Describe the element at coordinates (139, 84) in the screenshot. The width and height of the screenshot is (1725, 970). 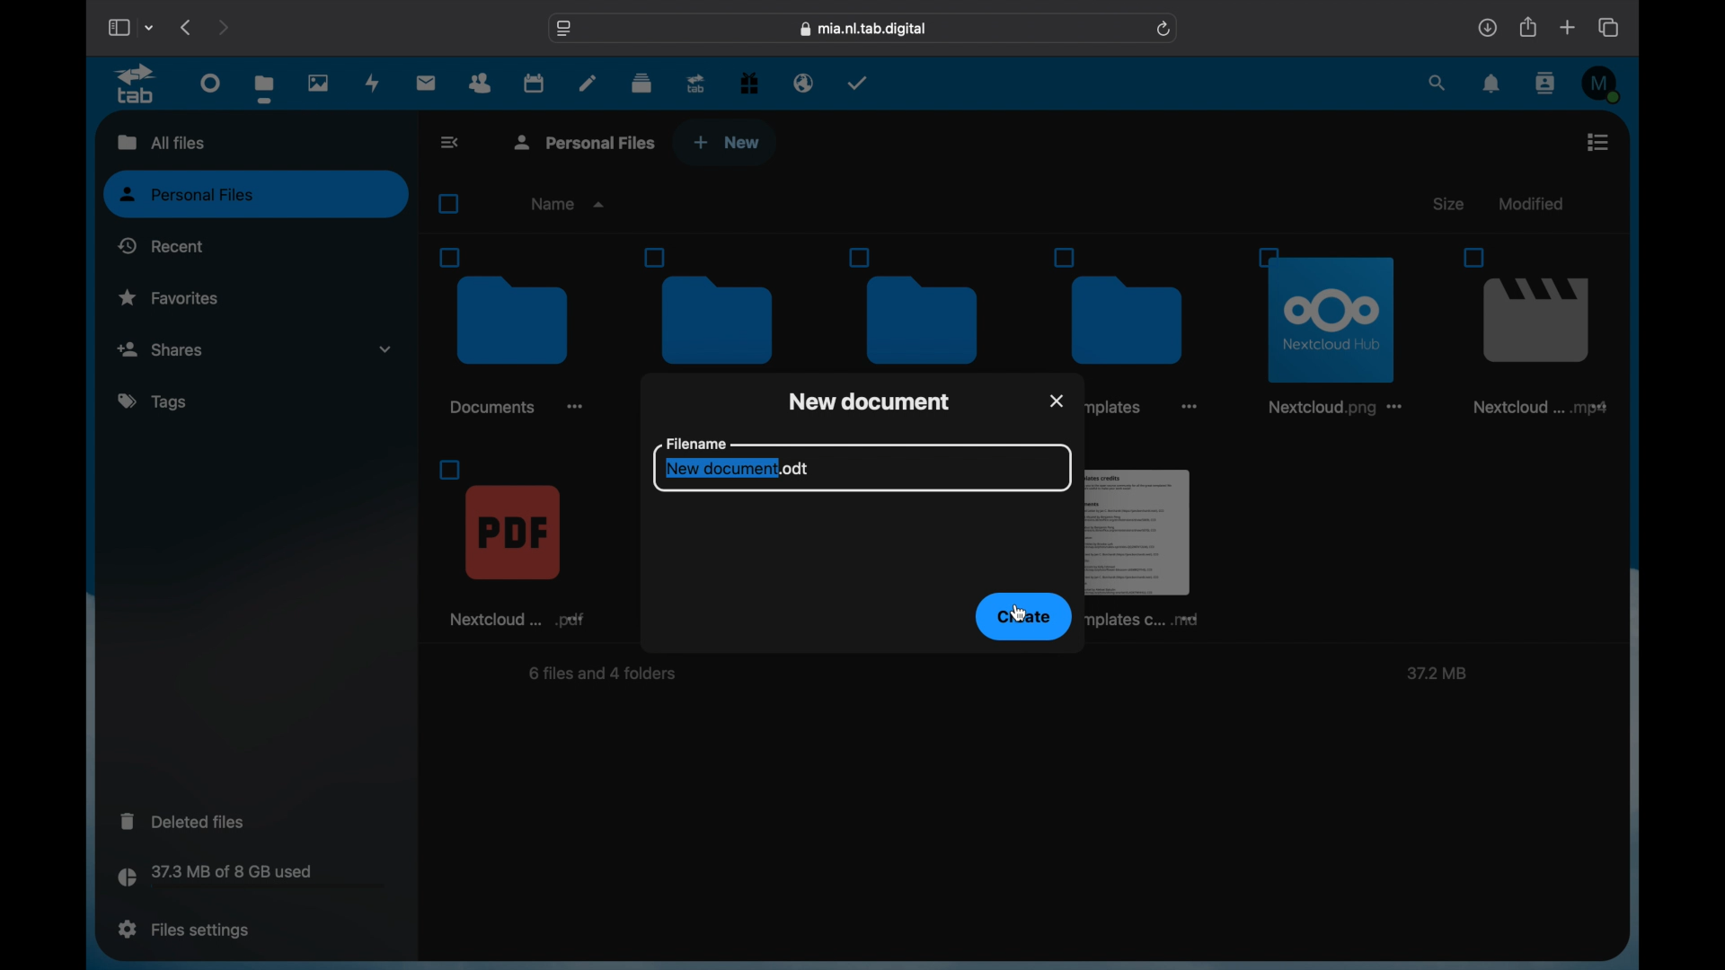
I see `tab` at that location.